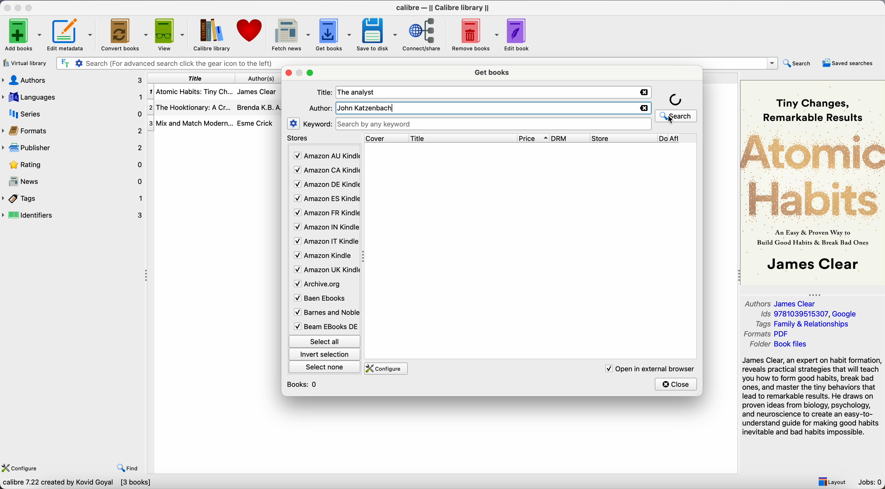 The height and width of the screenshot is (489, 885). I want to click on Title:, so click(325, 92).